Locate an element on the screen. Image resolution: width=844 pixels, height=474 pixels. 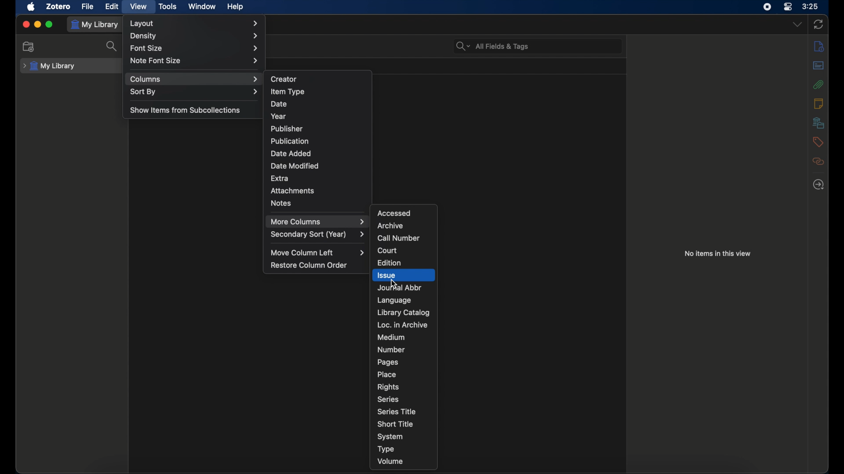
maximize is located at coordinates (50, 25).